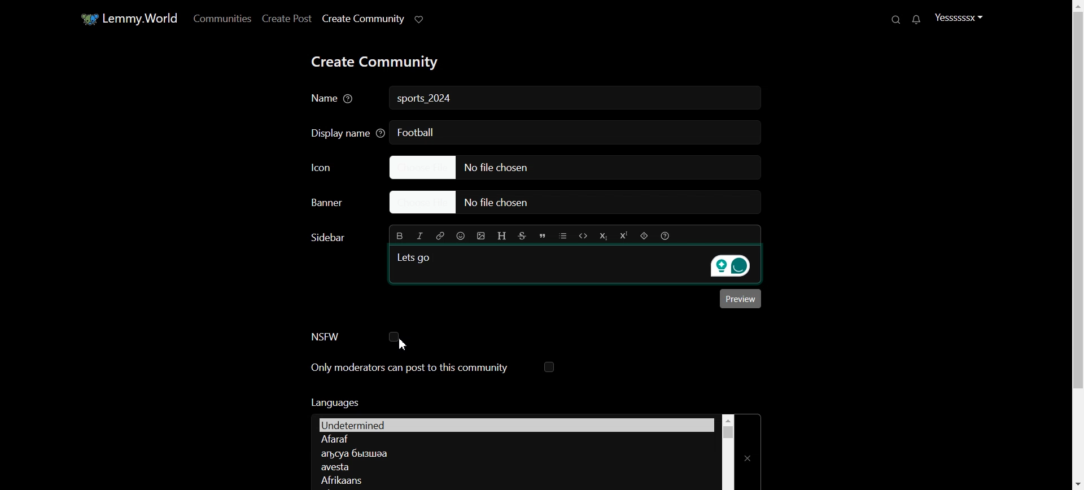 The height and width of the screenshot is (490, 1084). I want to click on Vertical Scroll bar, so click(1075, 245).